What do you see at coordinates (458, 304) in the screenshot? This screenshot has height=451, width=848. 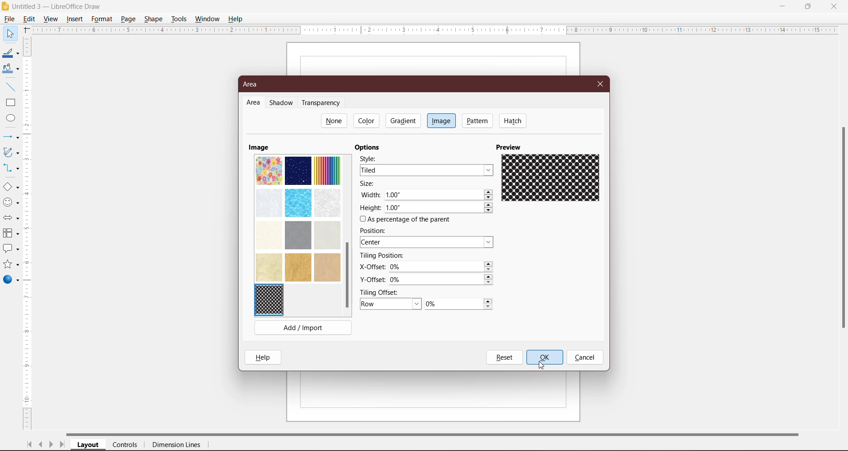 I see `0%` at bounding box center [458, 304].